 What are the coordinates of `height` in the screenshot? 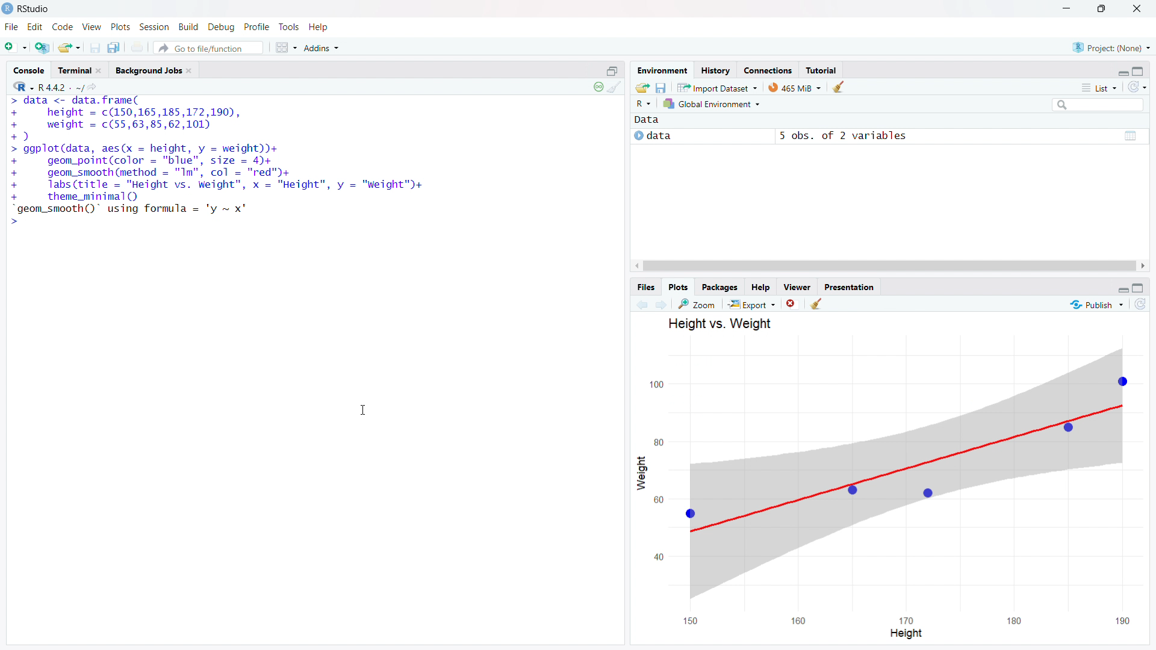 It's located at (909, 634).